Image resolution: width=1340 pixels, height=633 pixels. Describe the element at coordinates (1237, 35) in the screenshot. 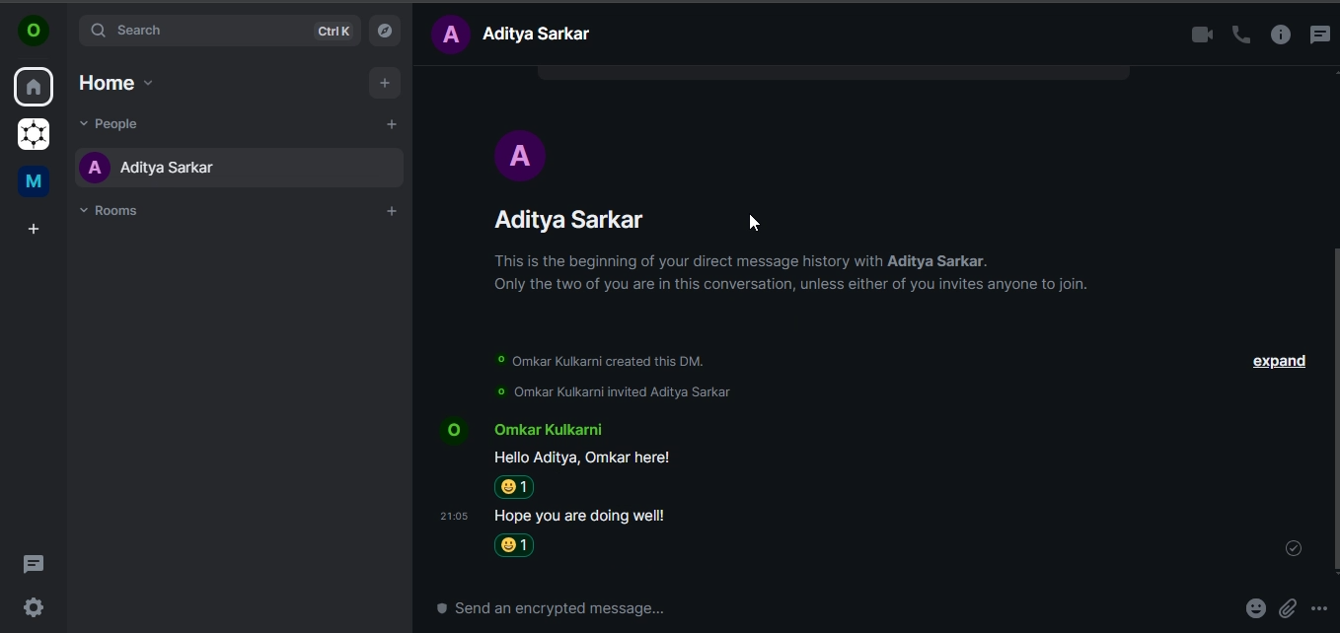

I see `voice call` at that location.